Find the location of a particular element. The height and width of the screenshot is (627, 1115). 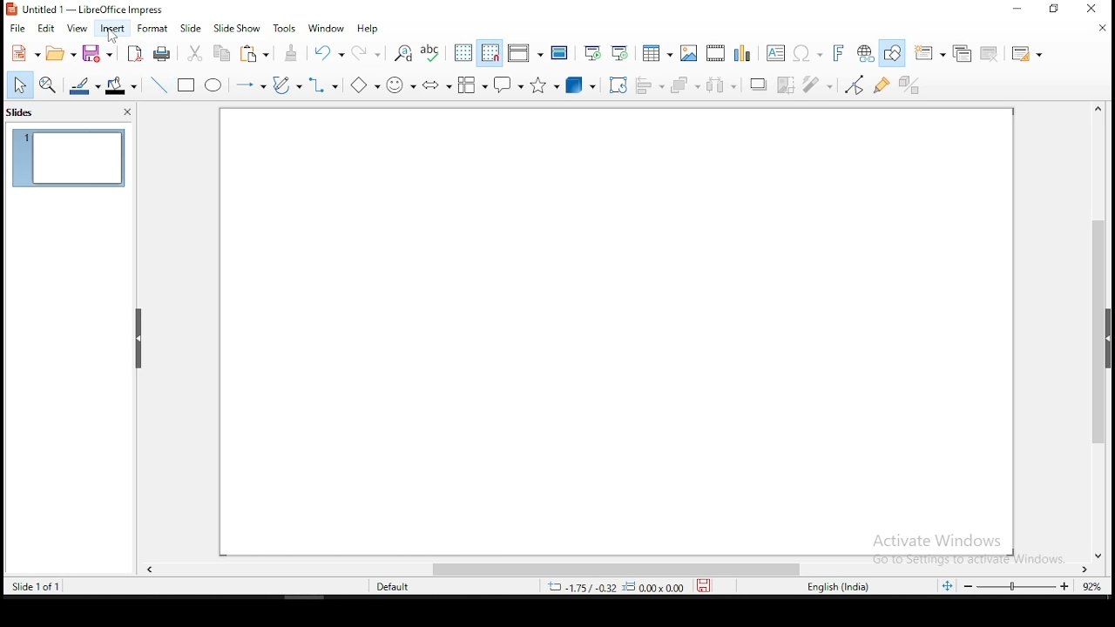

insert special characters is located at coordinates (808, 51).